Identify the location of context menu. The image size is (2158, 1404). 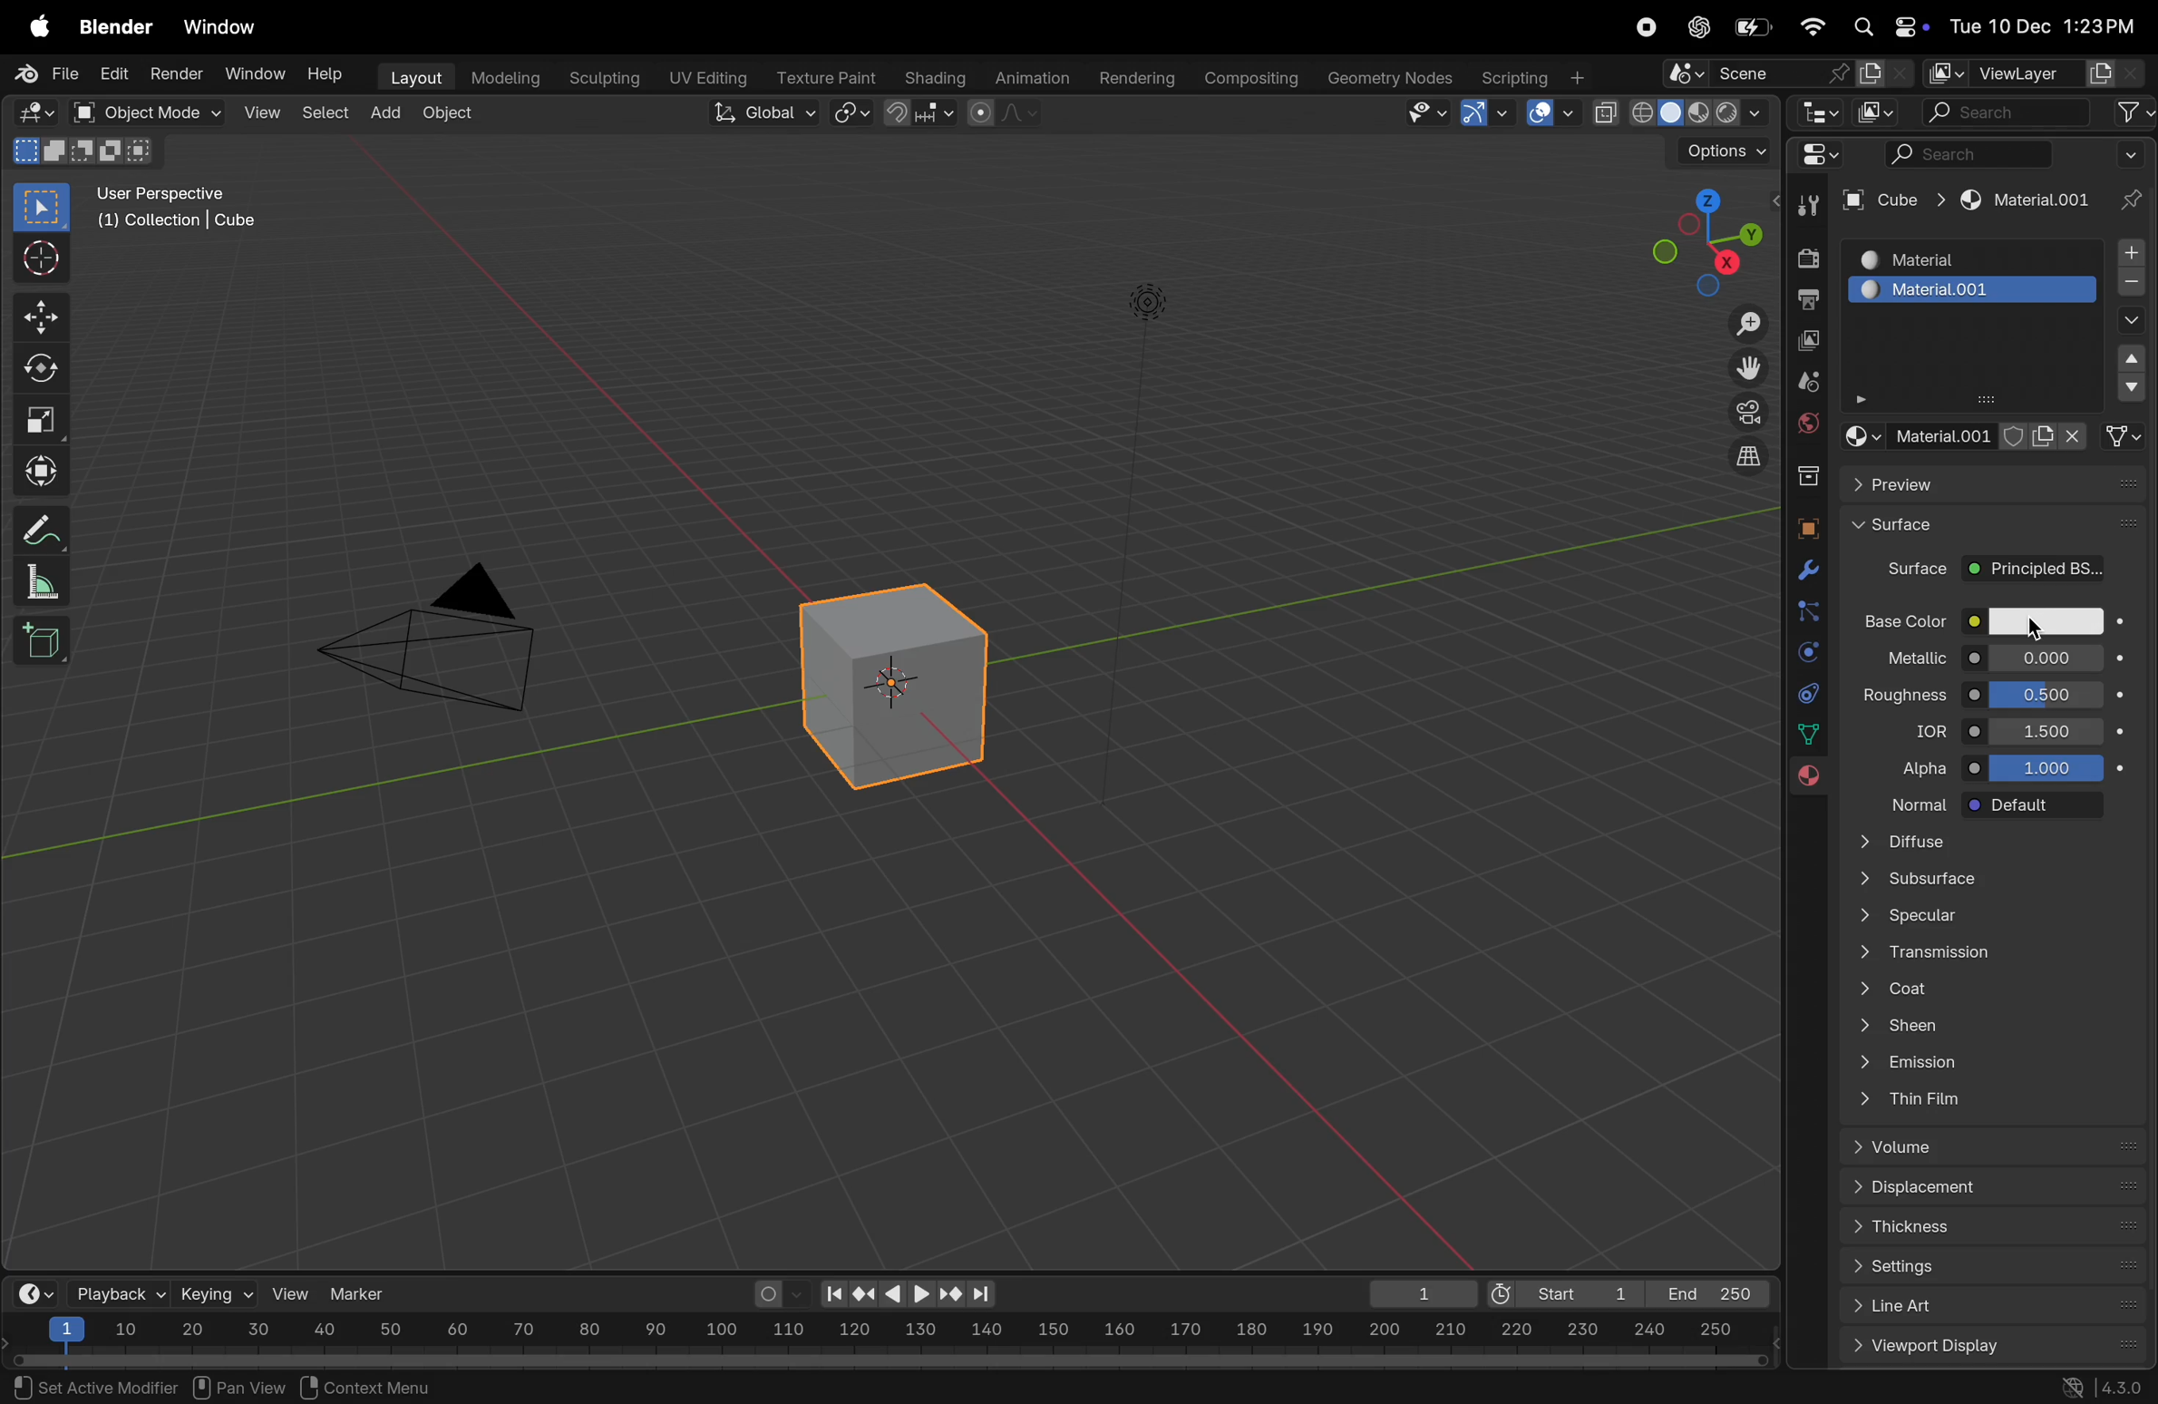
(376, 1385).